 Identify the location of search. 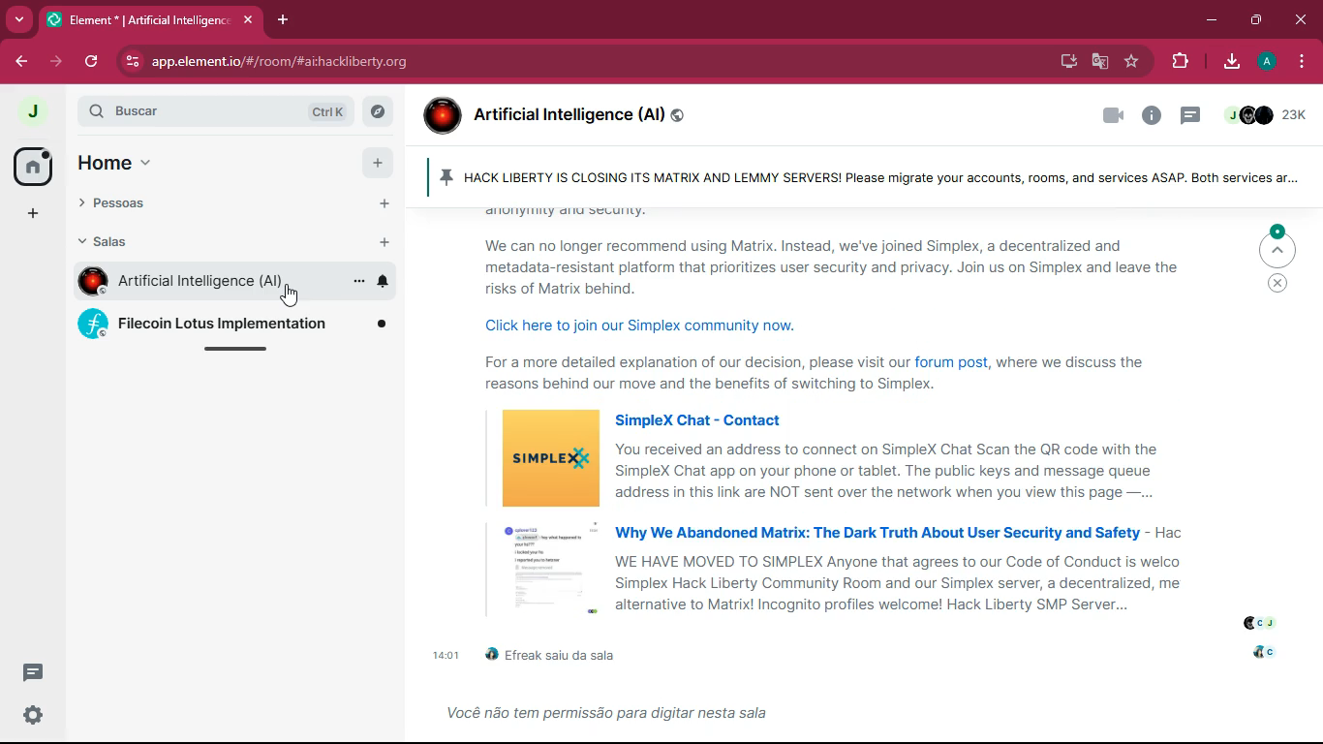
(155, 111).